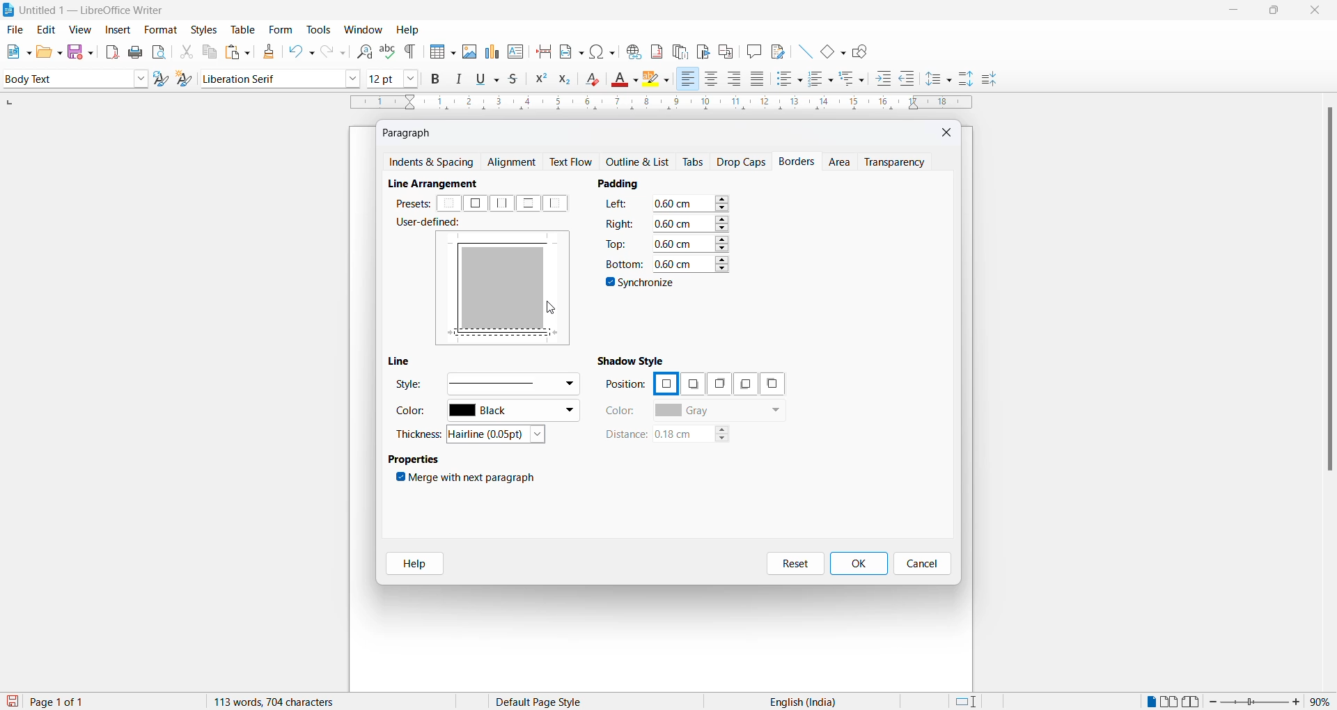 Image resolution: width=1337 pixels, height=710 pixels. What do you see at coordinates (776, 50) in the screenshot?
I see `insert cross-reference` at bounding box center [776, 50].